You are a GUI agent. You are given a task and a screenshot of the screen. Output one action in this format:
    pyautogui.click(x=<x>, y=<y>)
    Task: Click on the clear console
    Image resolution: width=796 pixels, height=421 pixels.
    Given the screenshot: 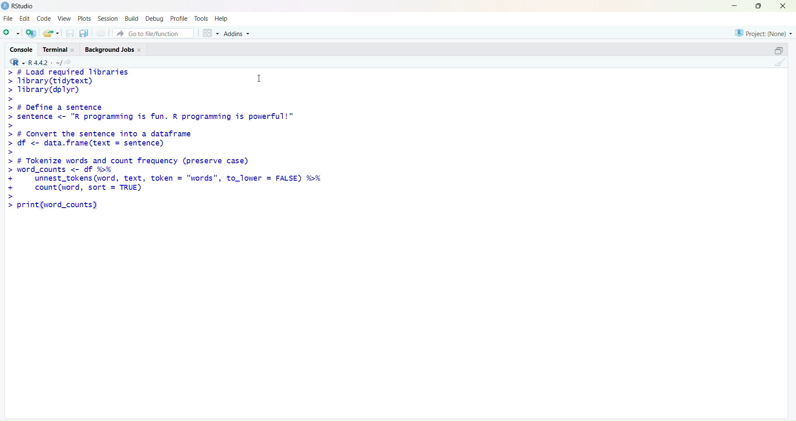 What is the action you would take?
    pyautogui.click(x=780, y=63)
    